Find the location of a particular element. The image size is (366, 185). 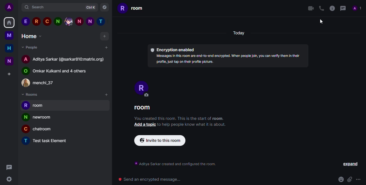

Contact shortcut is located at coordinates (46, 22).